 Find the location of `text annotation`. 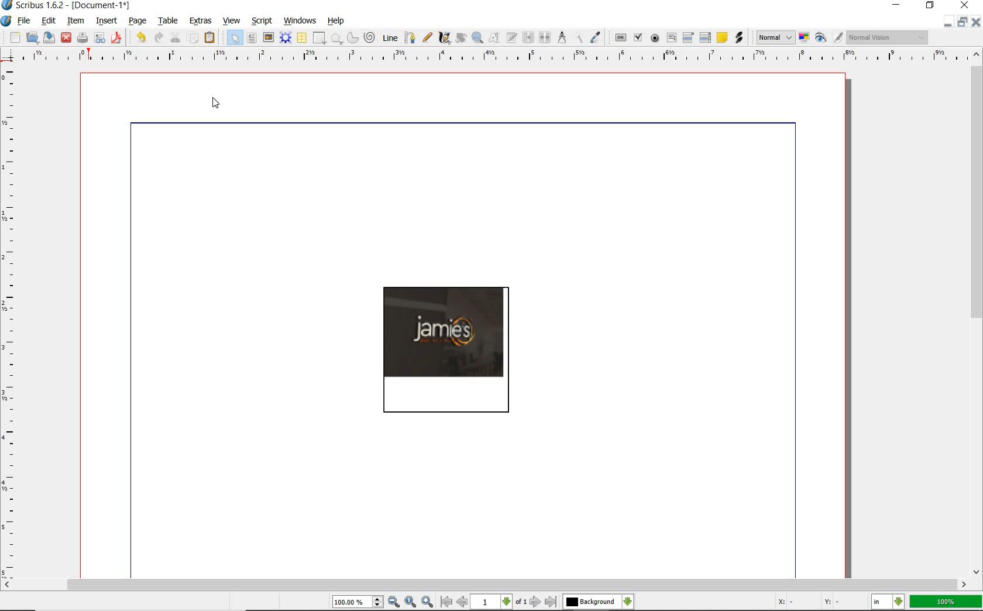

text annotation is located at coordinates (722, 38).